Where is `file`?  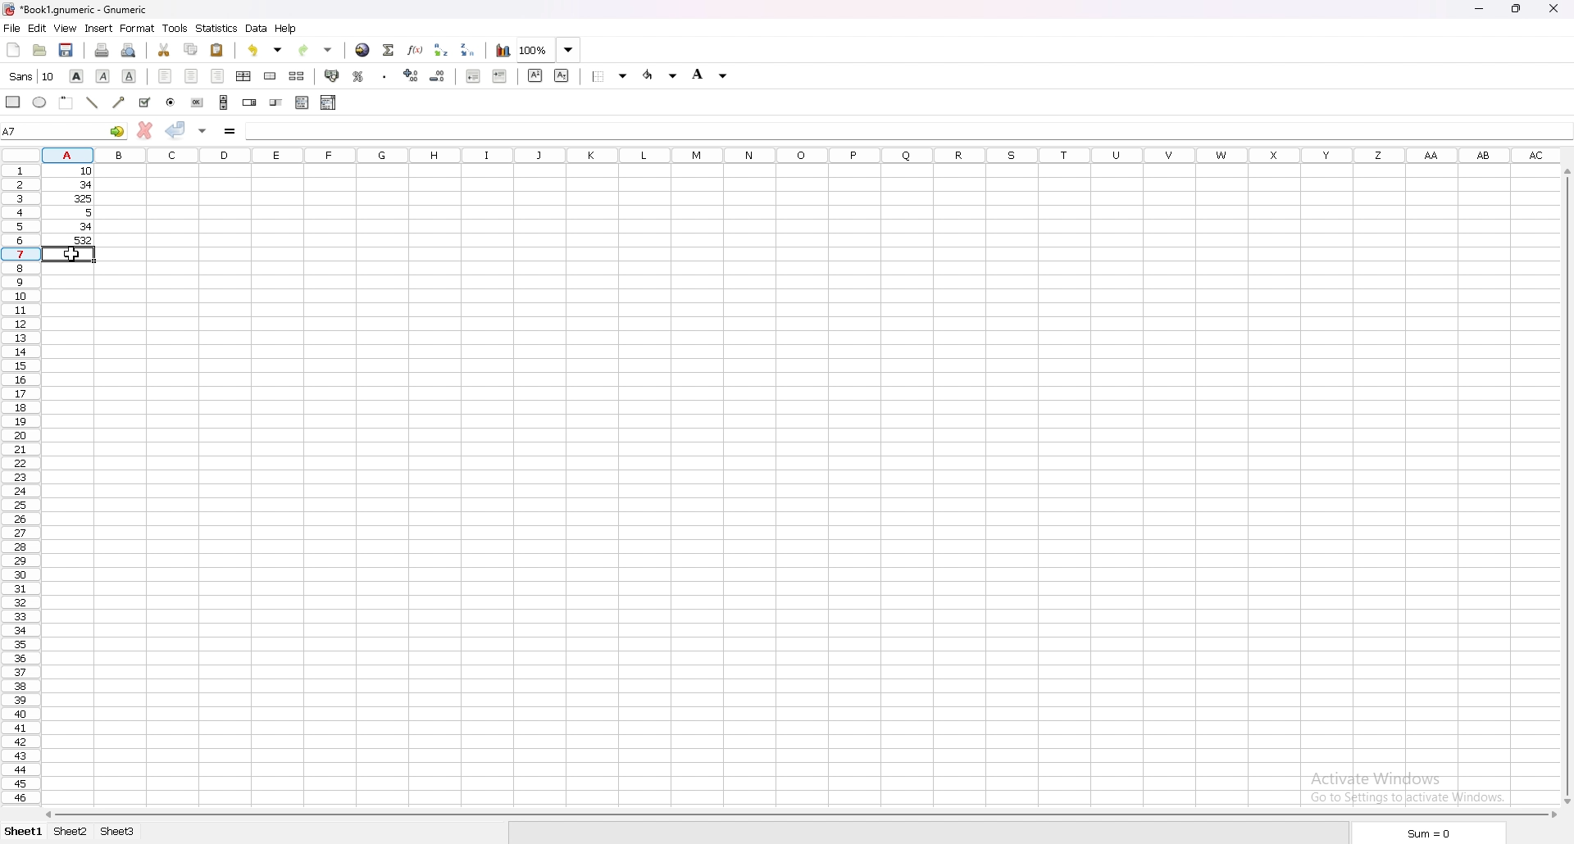
file is located at coordinates (13, 29).